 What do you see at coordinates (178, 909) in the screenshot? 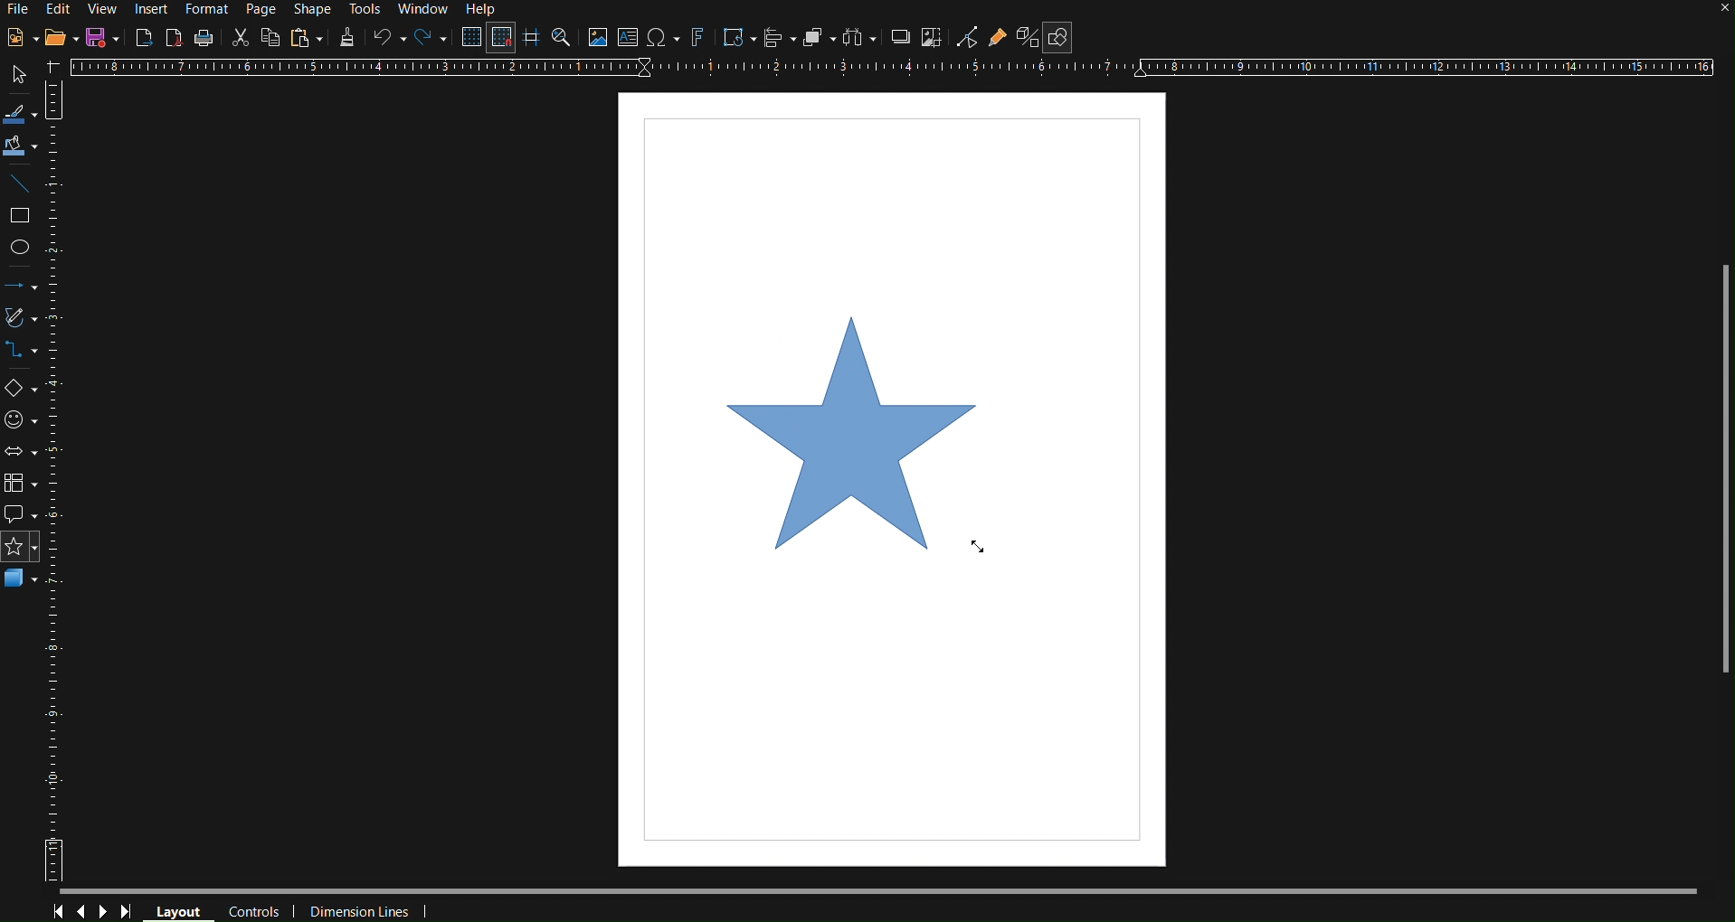
I see `Layout` at bounding box center [178, 909].